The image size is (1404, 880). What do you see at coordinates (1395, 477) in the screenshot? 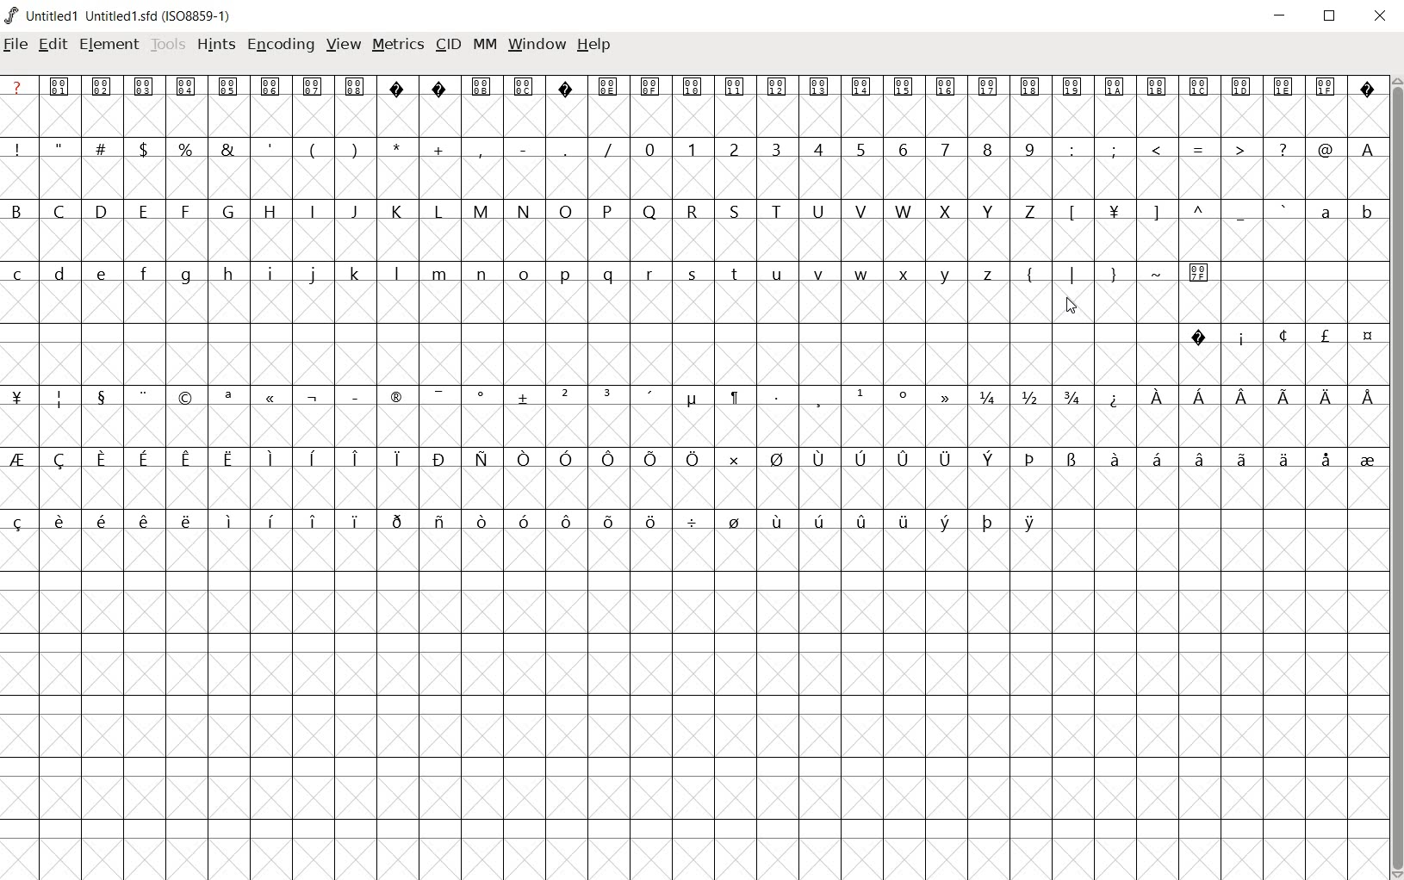
I see `scrollbar` at bounding box center [1395, 477].